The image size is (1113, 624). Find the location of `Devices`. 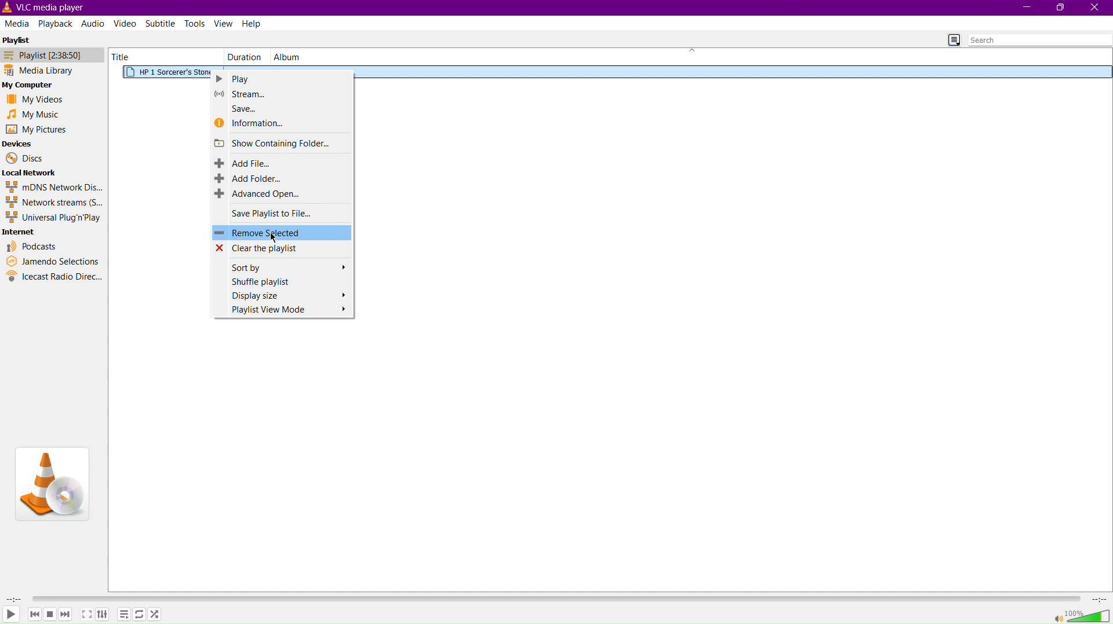

Devices is located at coordinates (20, 144).